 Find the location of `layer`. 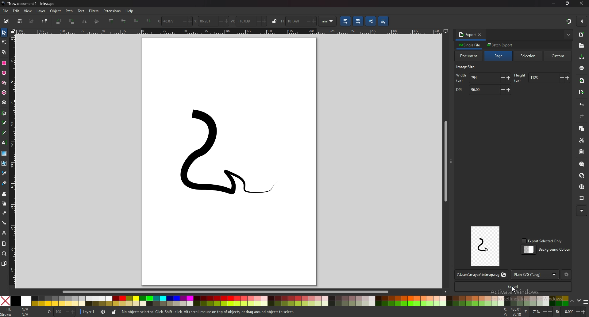

layer is located at coordinates (88, 311).